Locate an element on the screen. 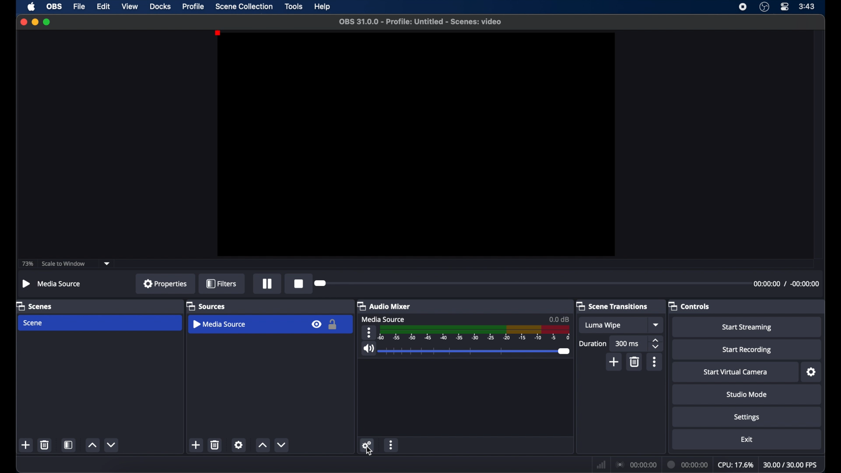 This screenshot has width=841, height=473. start streaming is located at coordinates (747, 328).